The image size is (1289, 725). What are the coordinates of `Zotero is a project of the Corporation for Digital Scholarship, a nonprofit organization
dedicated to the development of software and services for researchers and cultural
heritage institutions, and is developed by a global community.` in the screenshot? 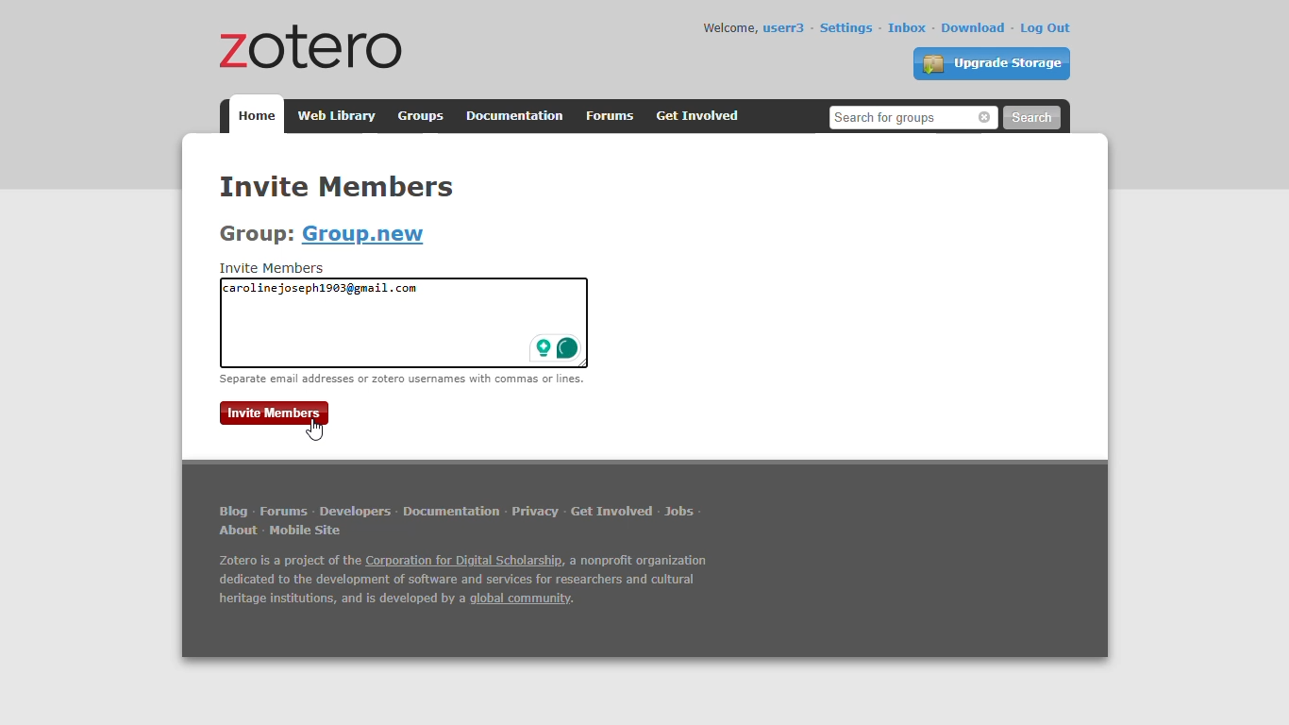 It's located at (471, 583).